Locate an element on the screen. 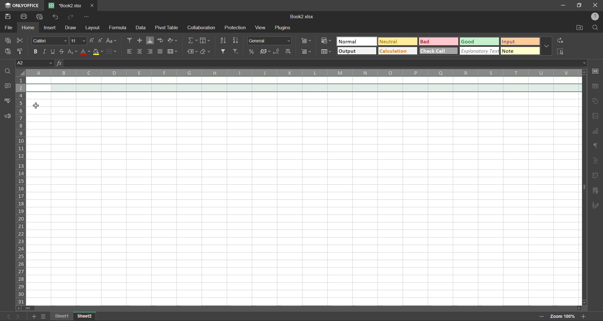  sheet 13 is located at coordinates (85, 316).